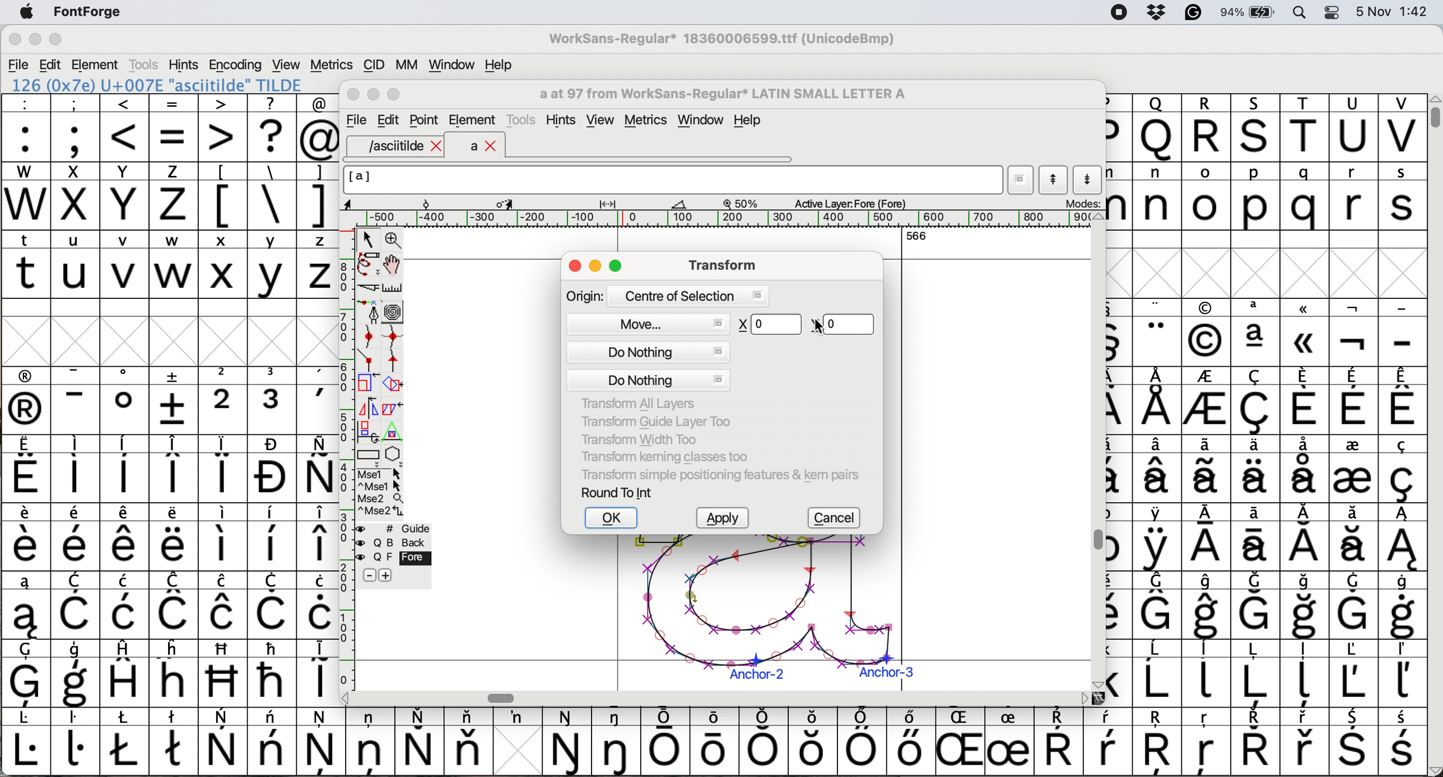  Describe the element at coordinates (368, 406) in the screenshot. I see `flip selection` at that location.